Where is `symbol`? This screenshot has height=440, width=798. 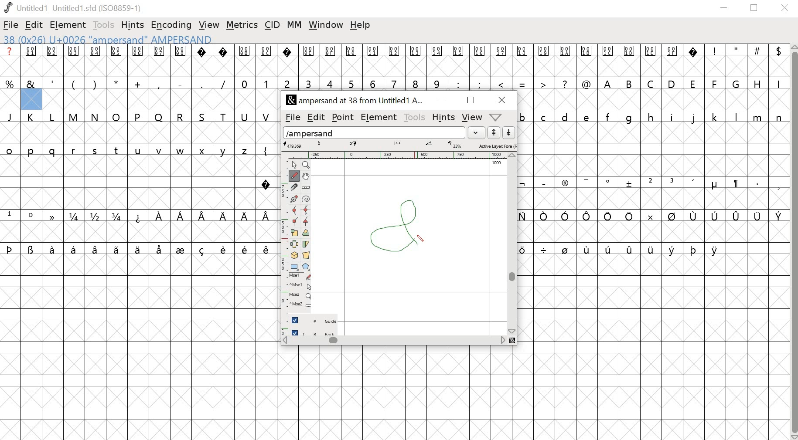
symbol is located at coordinates (737, 216).